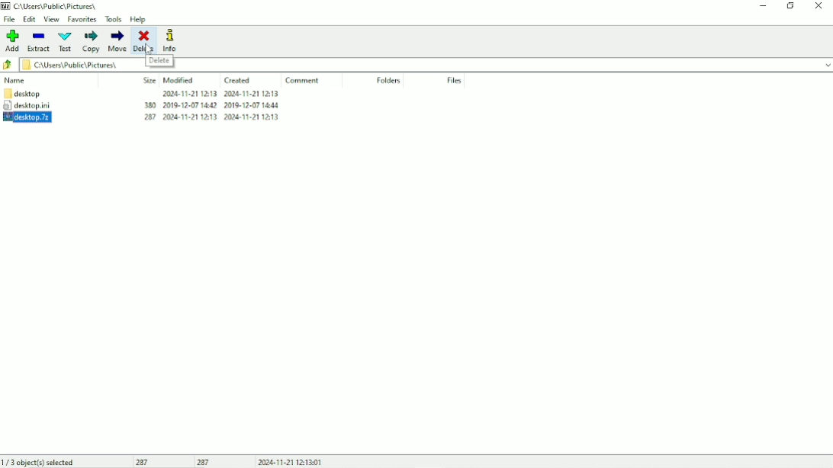 This screenshot has width=833, height=468. Describe the element at coordinates (30, 19) in the screenshot. I see `Edit` at that location.